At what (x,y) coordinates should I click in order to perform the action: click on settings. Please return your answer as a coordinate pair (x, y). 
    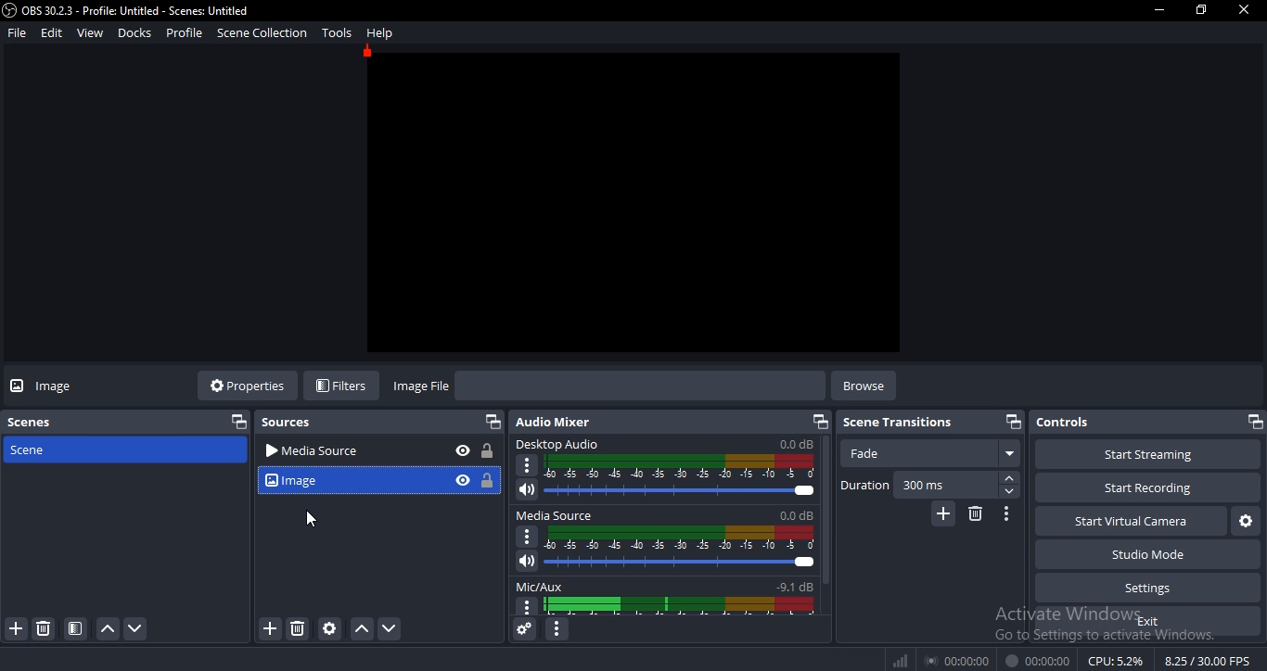
    Looking at the image, I should click on (1142, 589).